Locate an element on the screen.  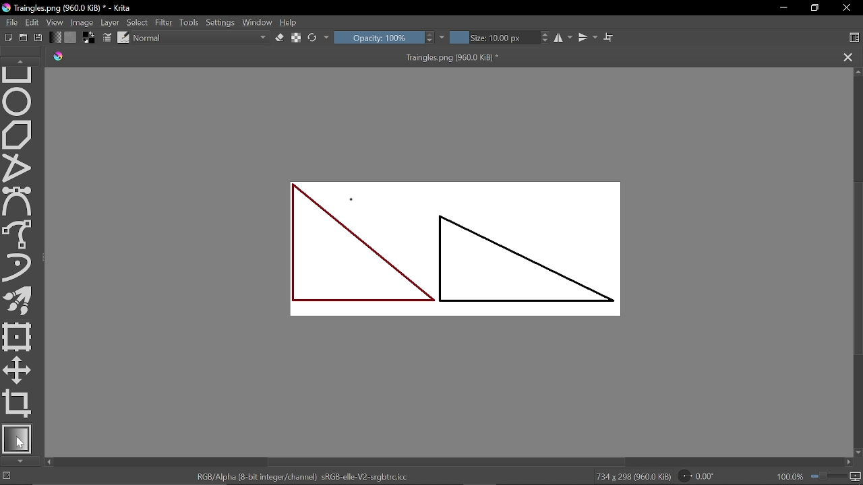
Filter is located at coordinates (165, 22).